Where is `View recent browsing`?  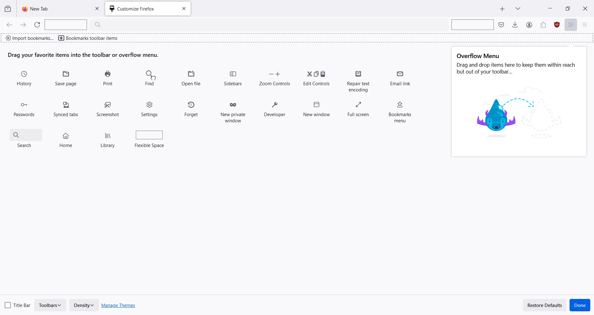
View recent browsing is located at coordinates (8, 9).